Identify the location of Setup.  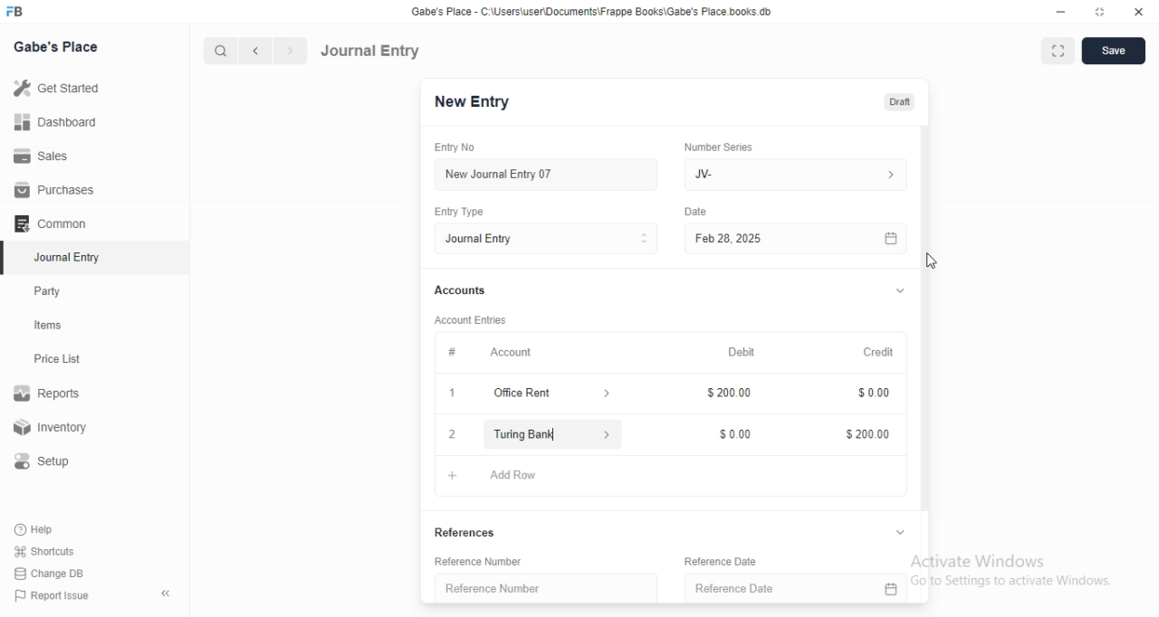
(49, 461).